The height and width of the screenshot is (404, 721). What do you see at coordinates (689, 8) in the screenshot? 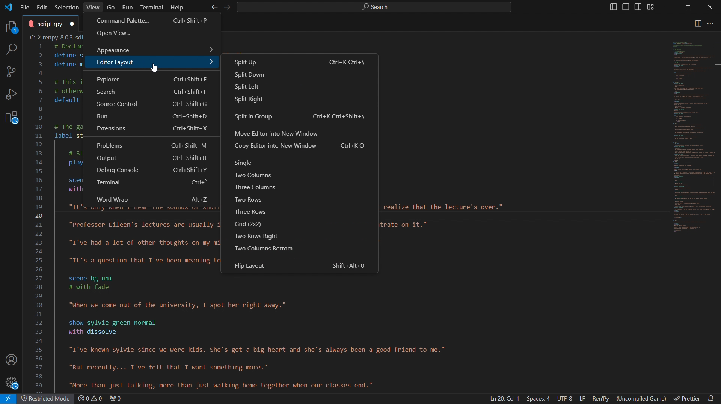
I see `Maximize/Restore` at bounding box center [689, 8].